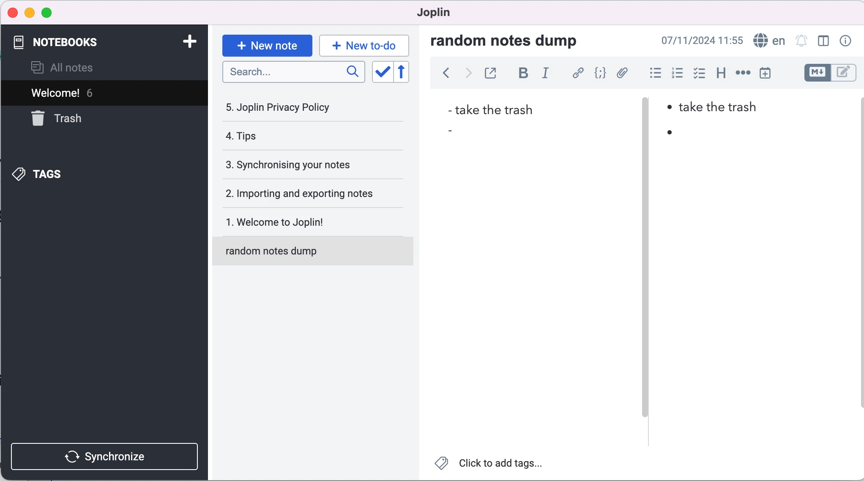 The width and height of the screenshot is (864, 481). What do you see at coordinates (801, 41) in the screenshot?
I see `set alarm` at bounding box center [801, 41].